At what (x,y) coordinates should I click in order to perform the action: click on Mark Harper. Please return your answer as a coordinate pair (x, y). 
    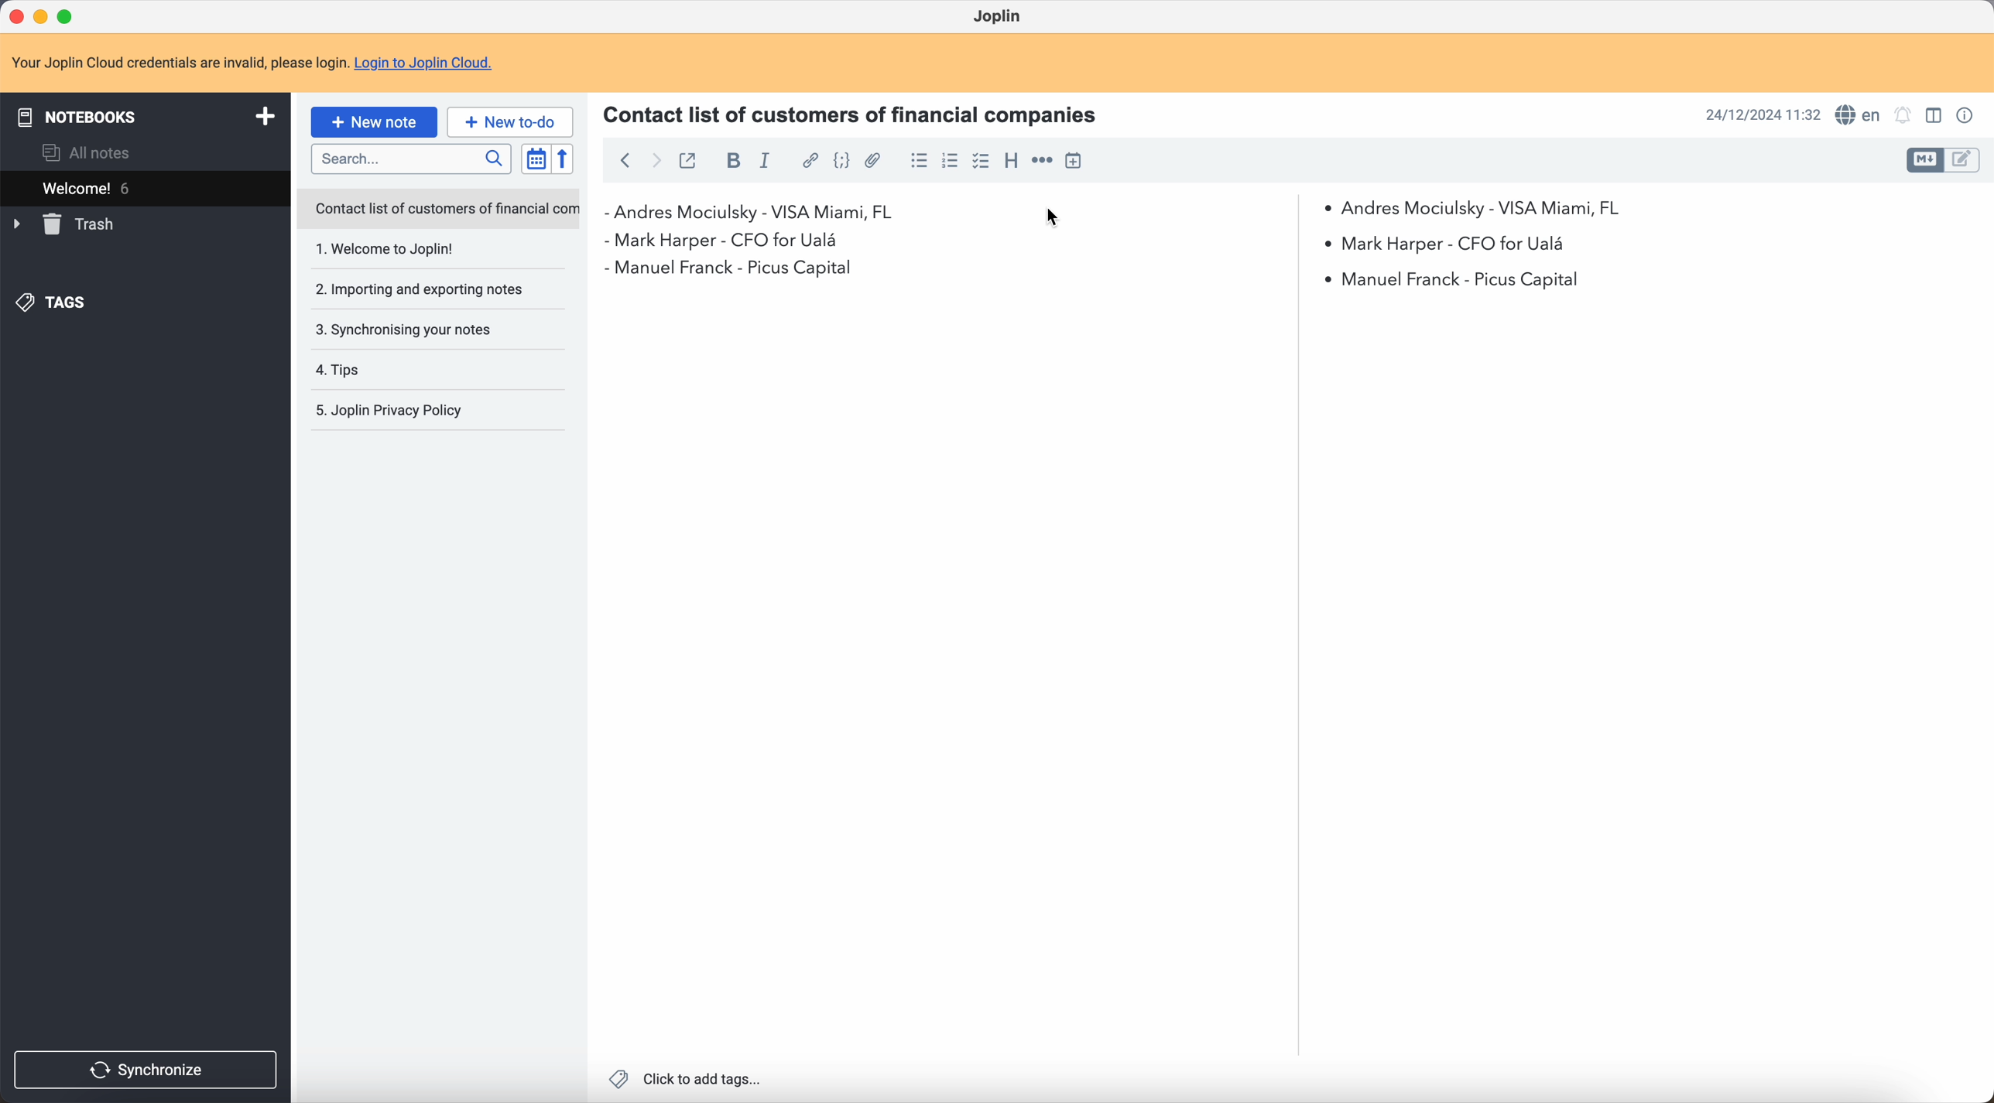
    Looking at the image, I should click on (1089, 239).